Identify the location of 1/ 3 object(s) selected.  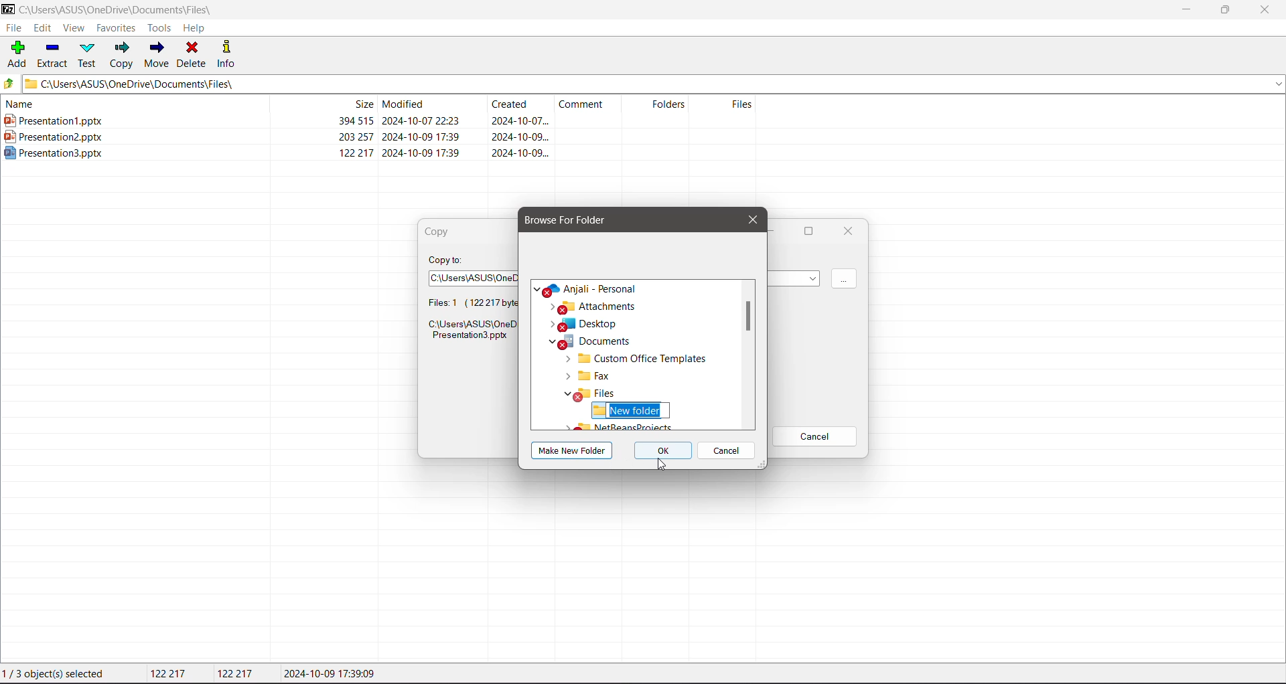
(56, 675).